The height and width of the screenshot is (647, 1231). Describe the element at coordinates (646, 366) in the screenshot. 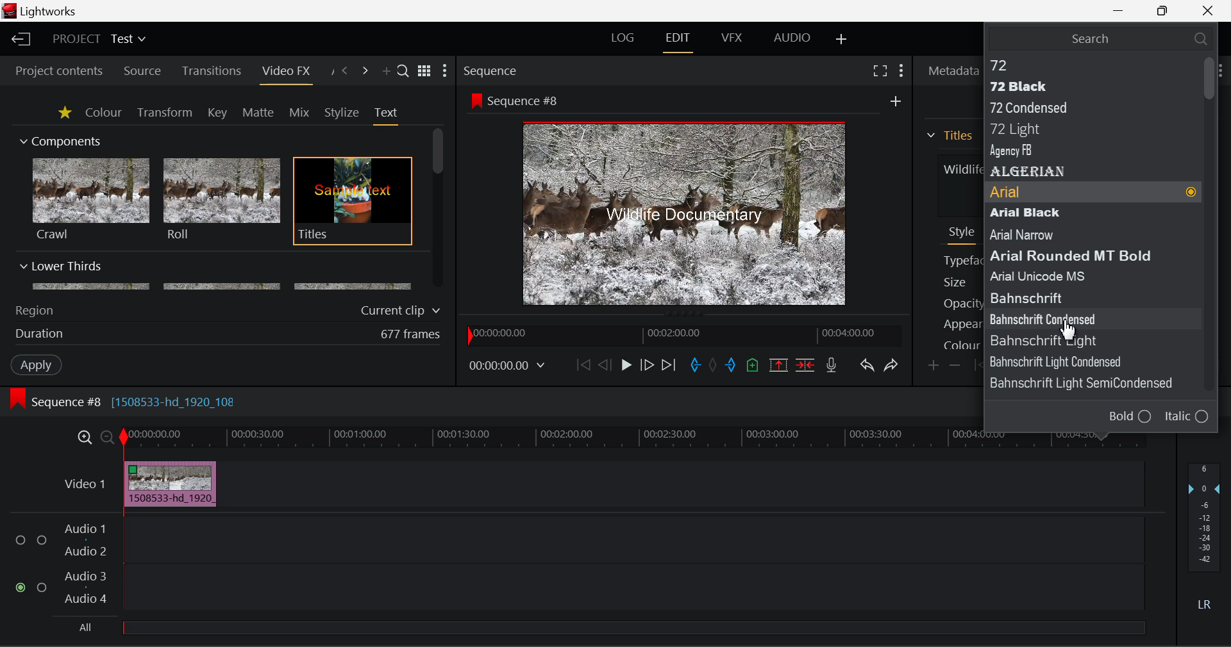

I see `Go Forward` at that location.